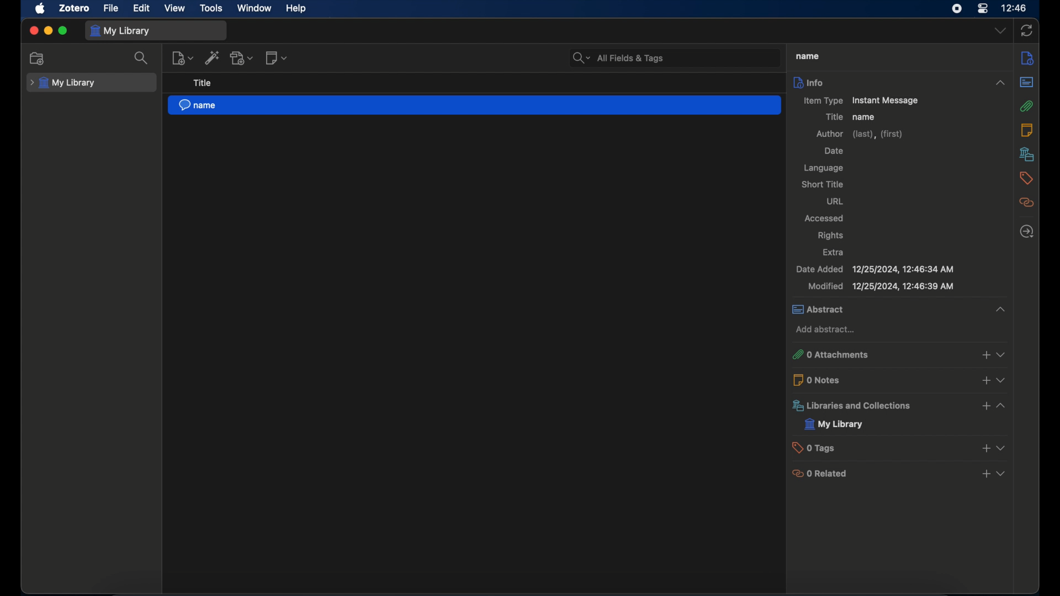  Describe the element at coordinates (1014, 8) in the screenshot. I see `time` at that location.